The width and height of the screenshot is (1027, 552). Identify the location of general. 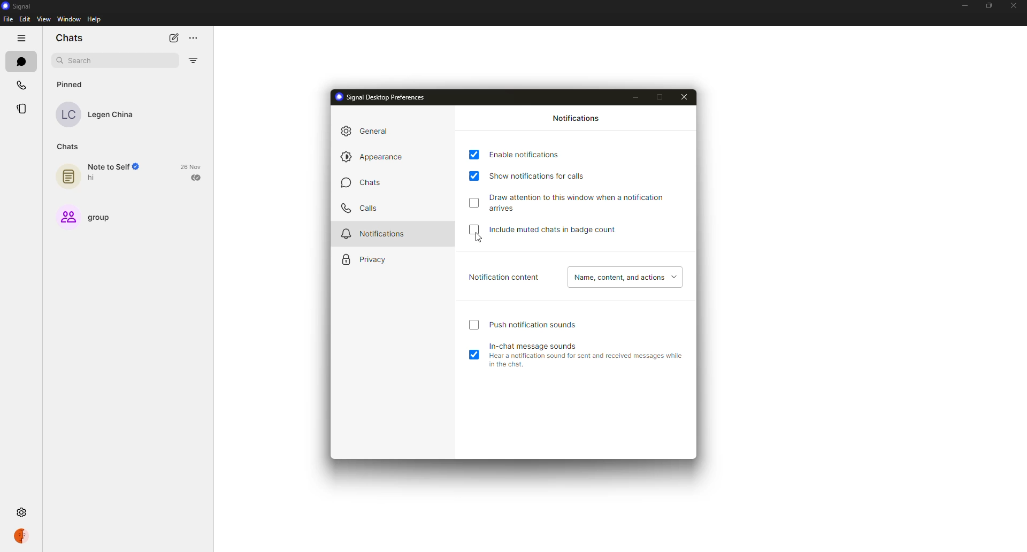
(364, 131).